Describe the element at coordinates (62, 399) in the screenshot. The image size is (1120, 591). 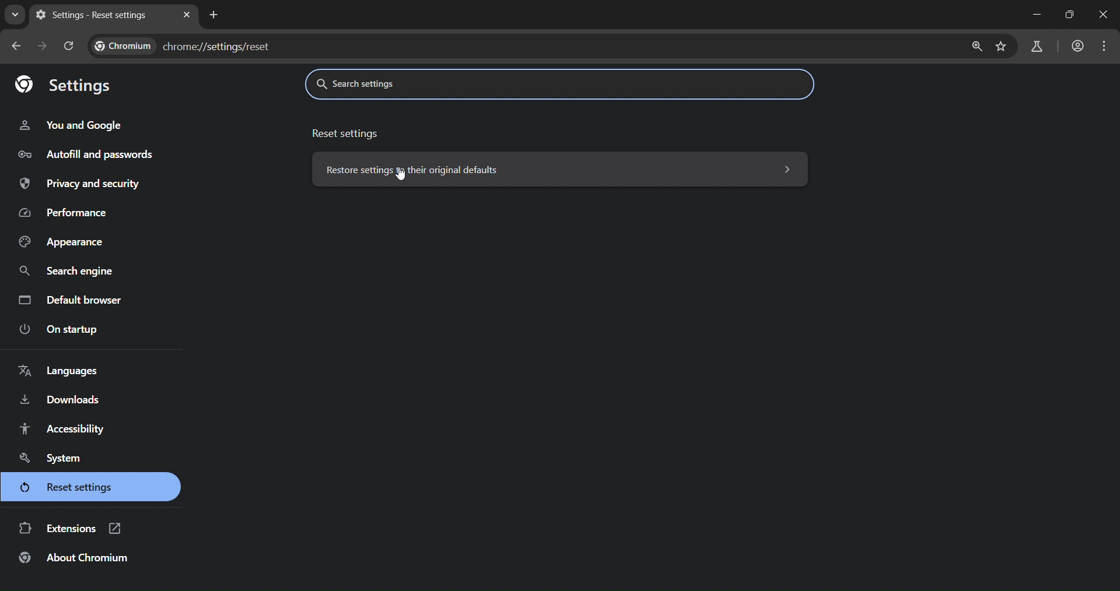
I see `downloads` at that location.